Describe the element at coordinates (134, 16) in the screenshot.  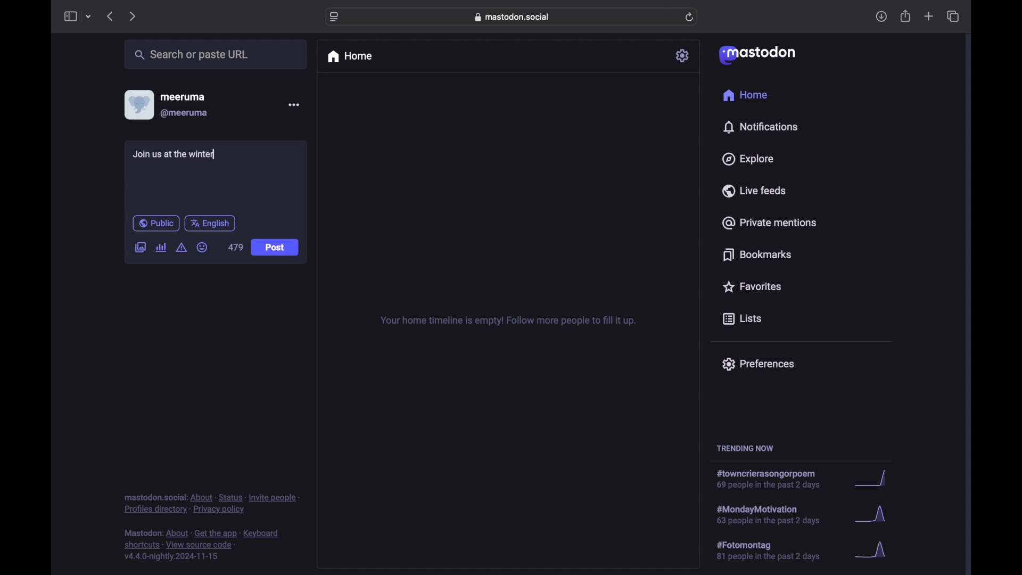
I see `next` at that location.